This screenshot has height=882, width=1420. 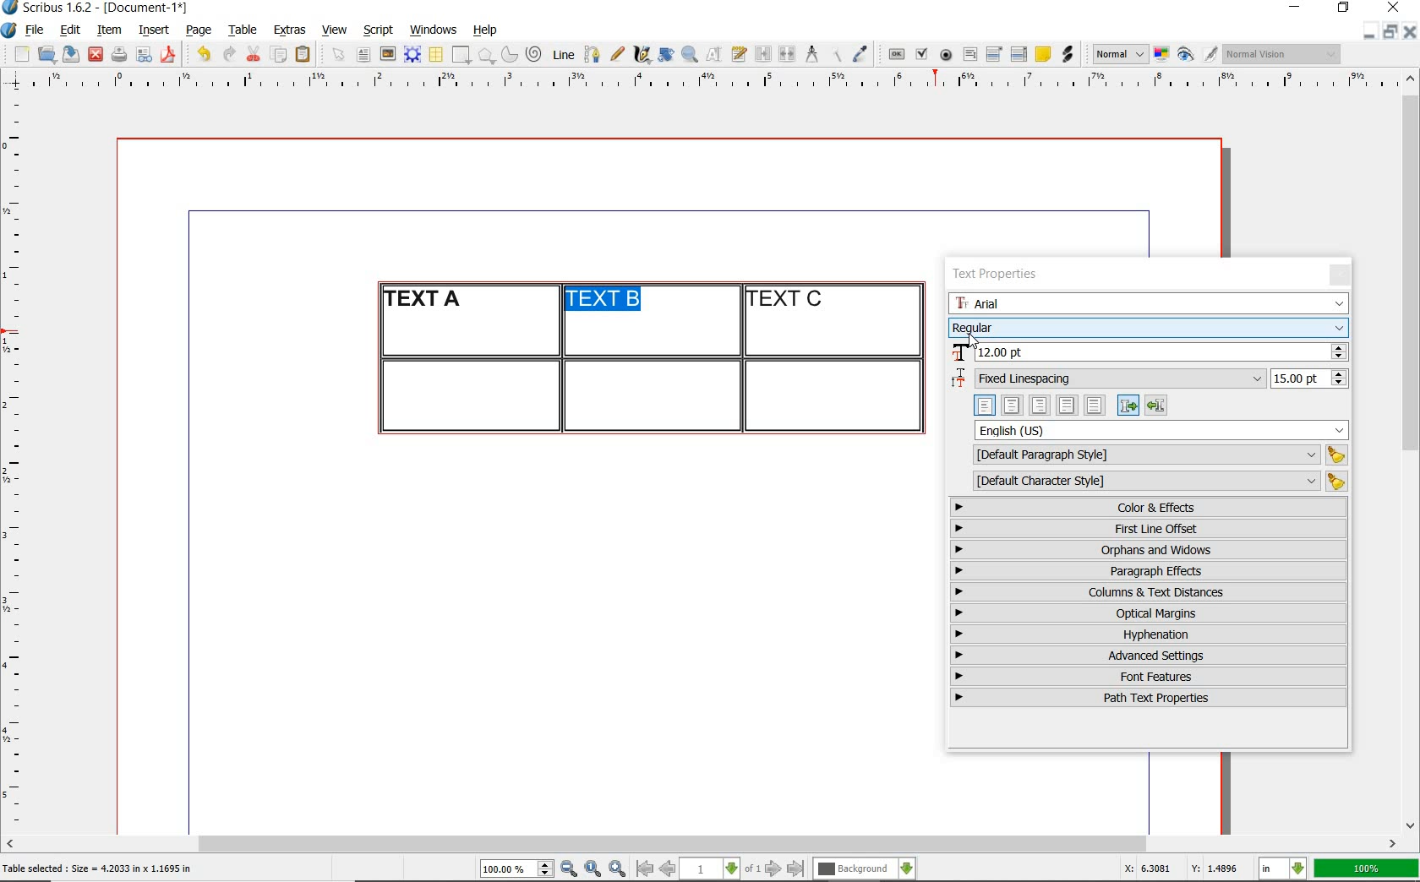 What do you see at coordinates (1150, 507) in the screenshot?
I see `color & effects` at bounding box center [1150, 507].